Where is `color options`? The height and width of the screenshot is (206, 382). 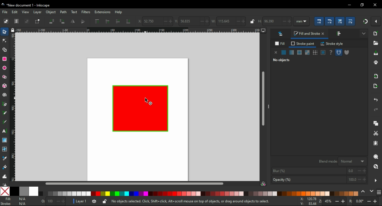
color options is located at coordinates (179, 191).